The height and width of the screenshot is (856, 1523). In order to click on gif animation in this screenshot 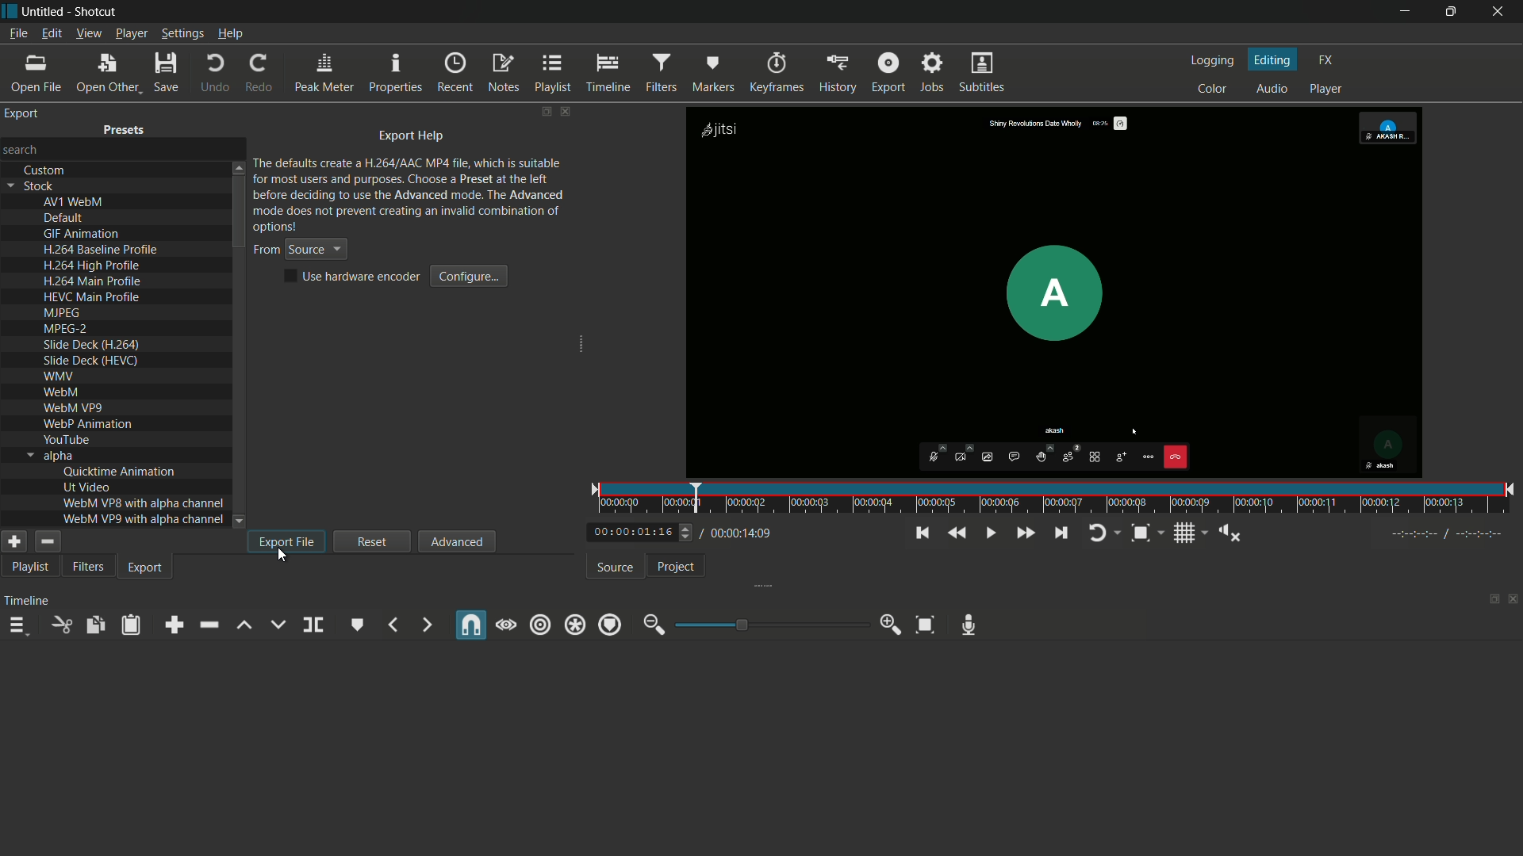, I will do `click(80, 234)`.